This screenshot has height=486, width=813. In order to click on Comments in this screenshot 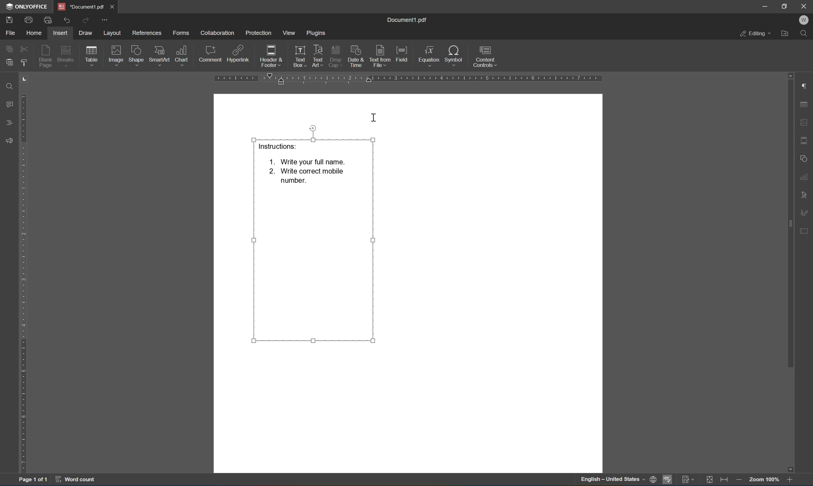, I will do `click(11, 104)`.